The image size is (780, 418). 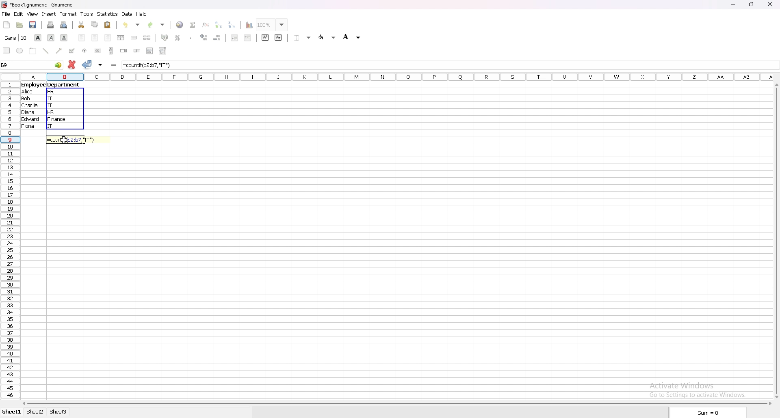 I want to click on spin button, so click(x=123, y=51).